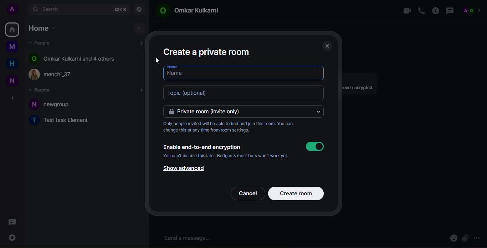 The height and width of the screenshot is (248, 487). I want to click on people, so click(472, 10).